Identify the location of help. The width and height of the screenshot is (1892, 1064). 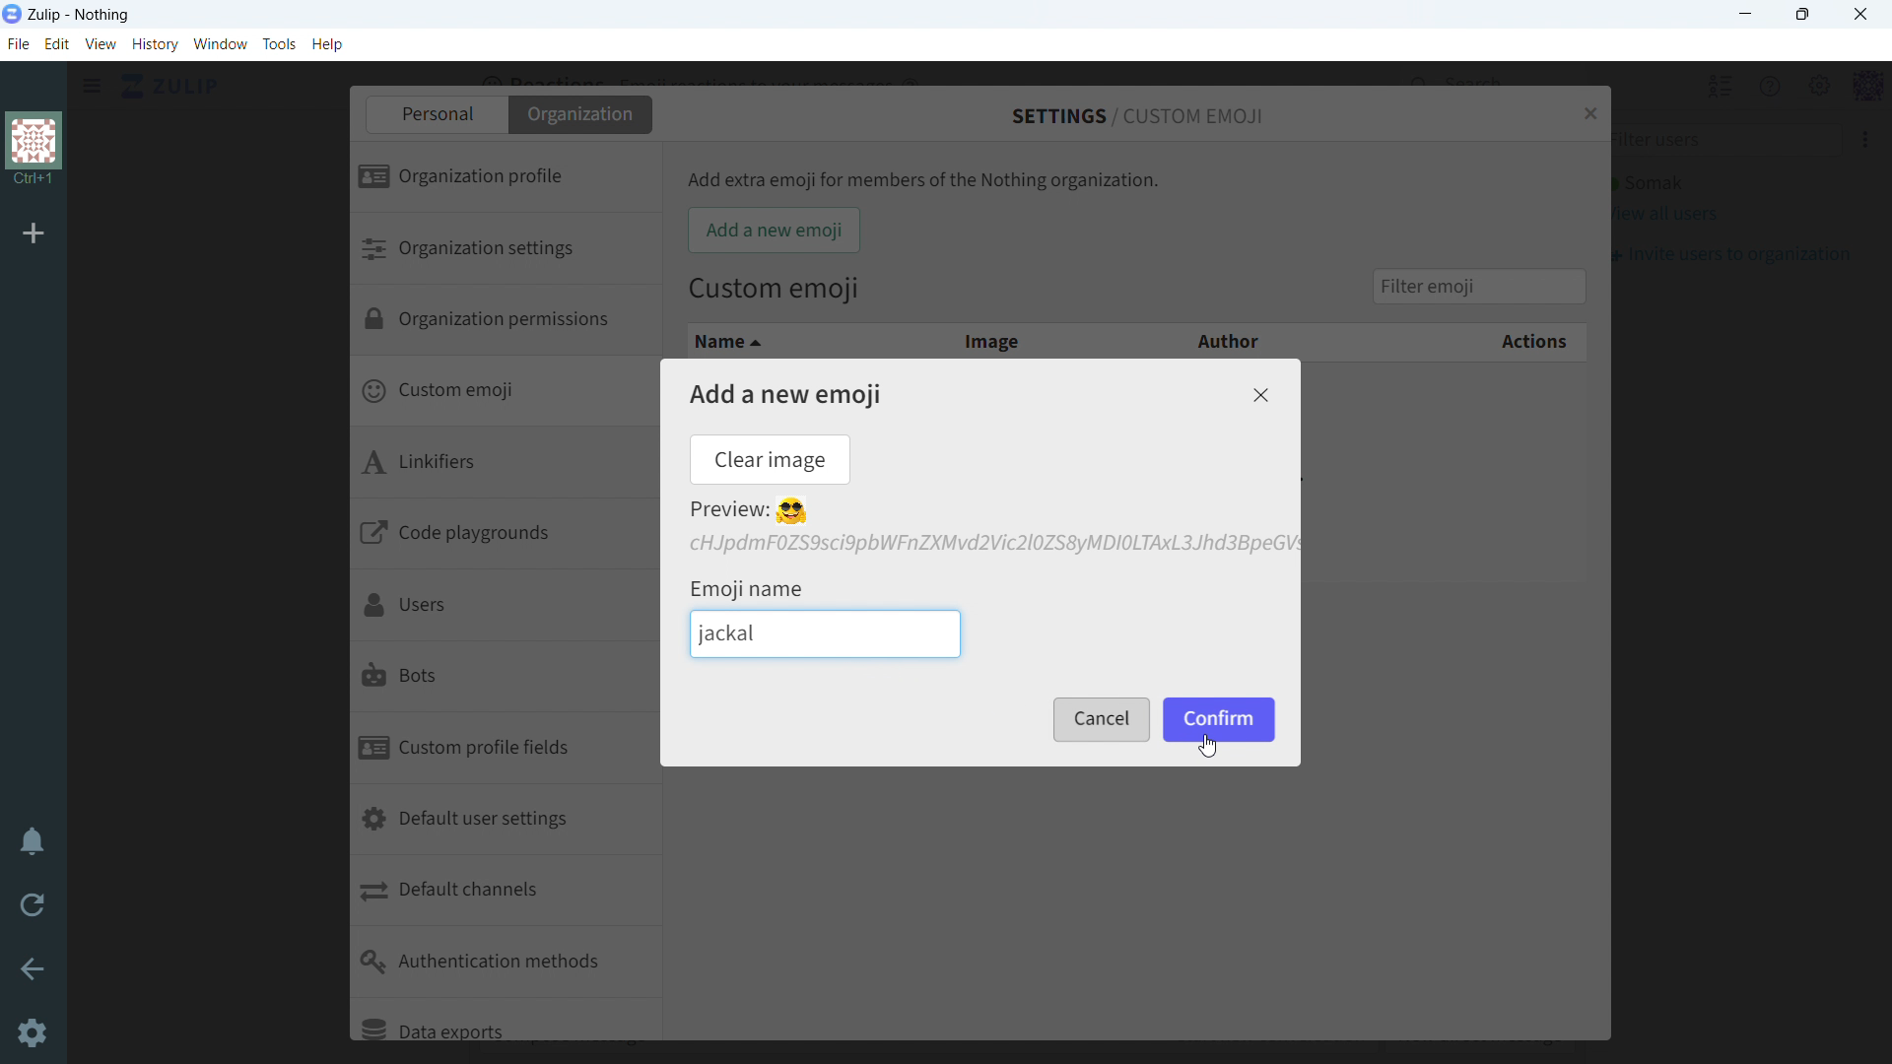
(327, 44).